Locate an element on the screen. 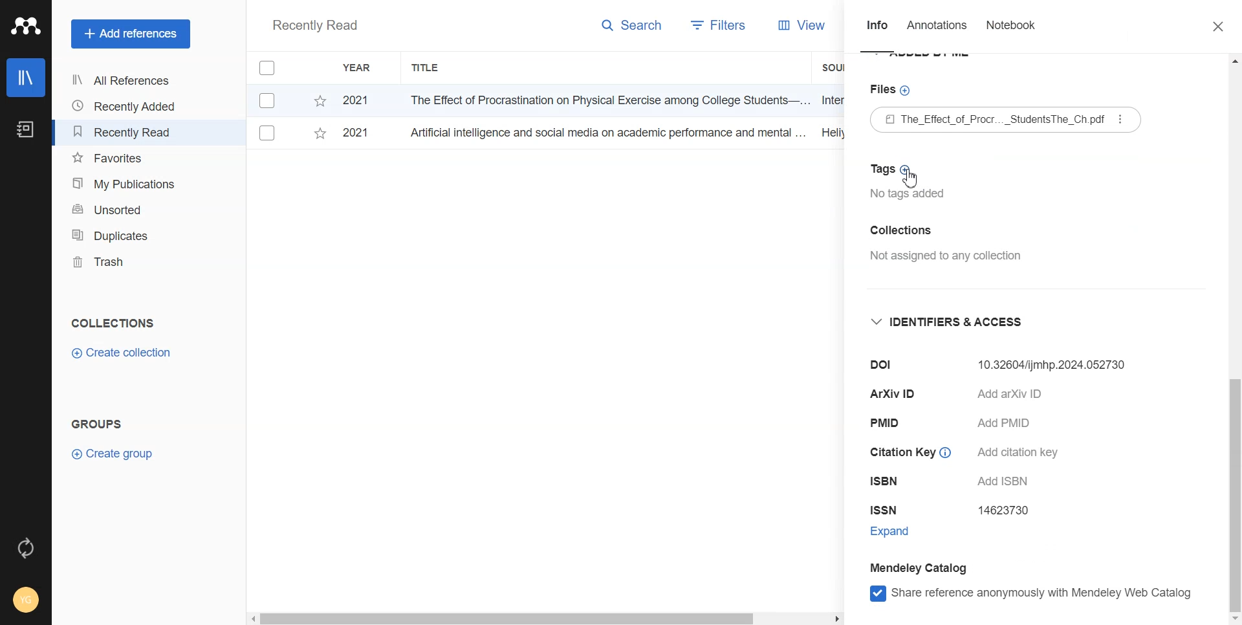  Auto sync is located at coordinates (24, 548).